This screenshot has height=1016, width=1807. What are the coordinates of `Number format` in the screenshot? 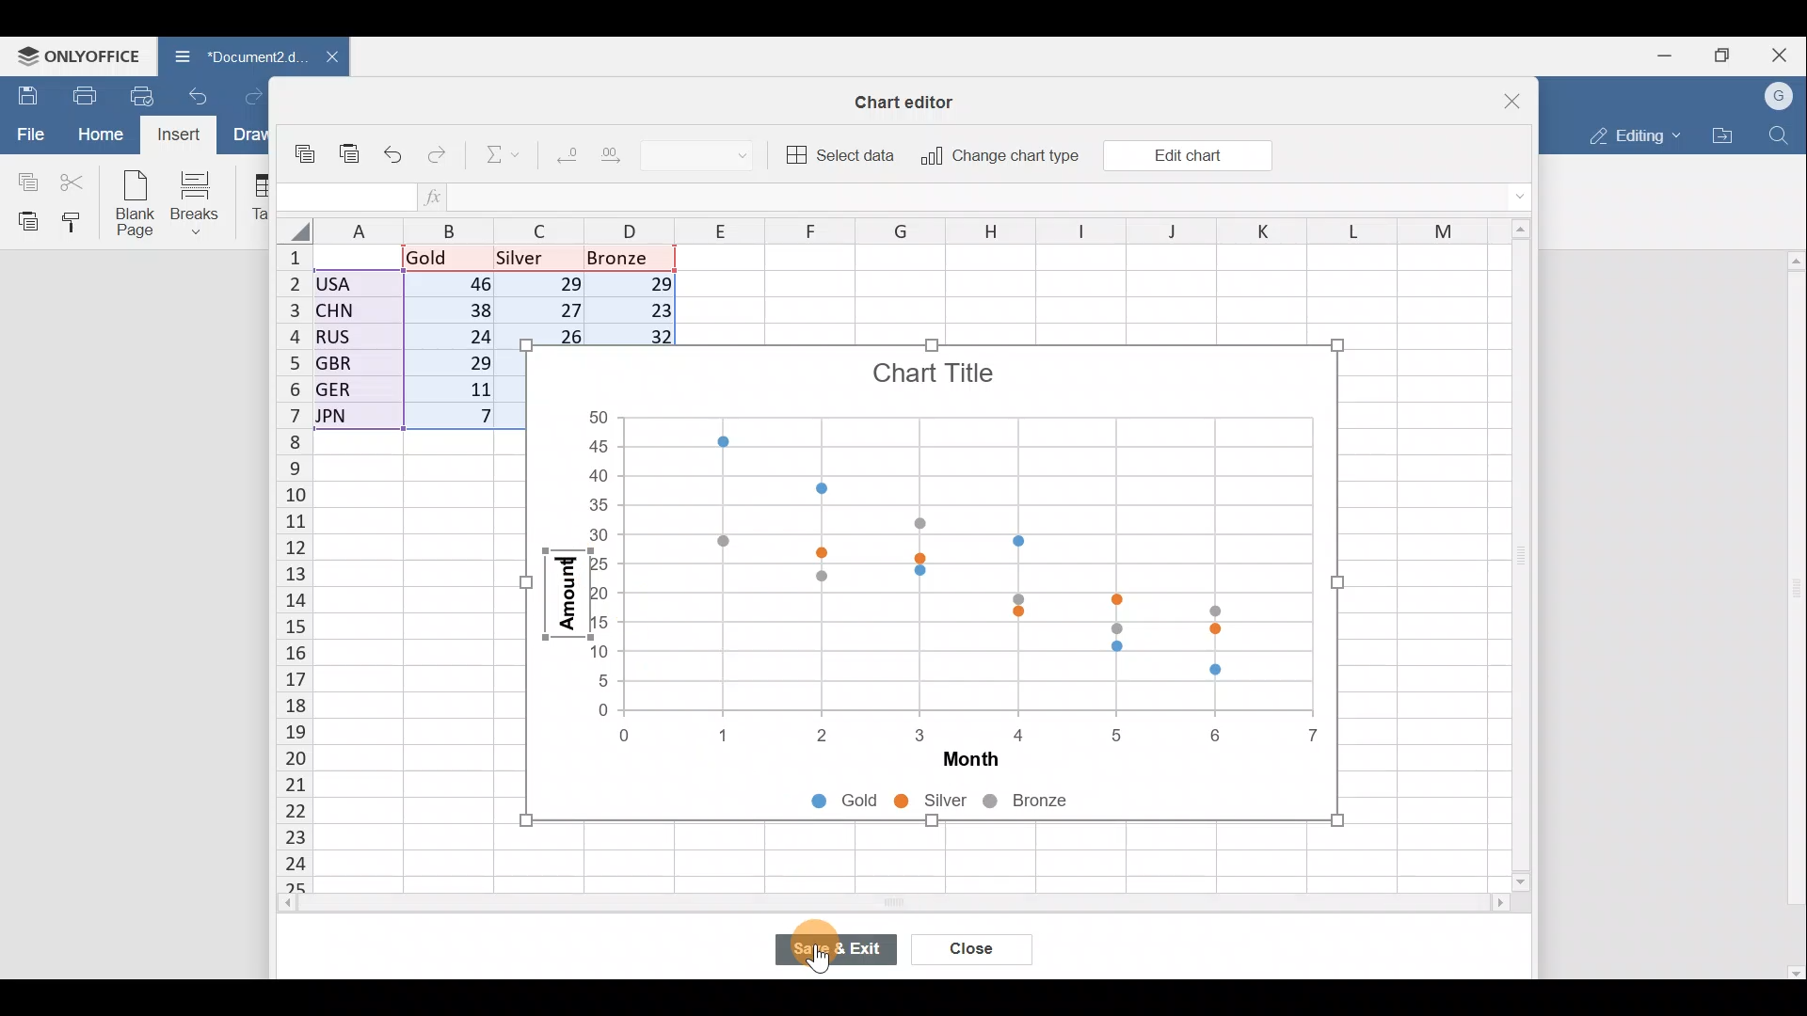 It's located at (715, 157).